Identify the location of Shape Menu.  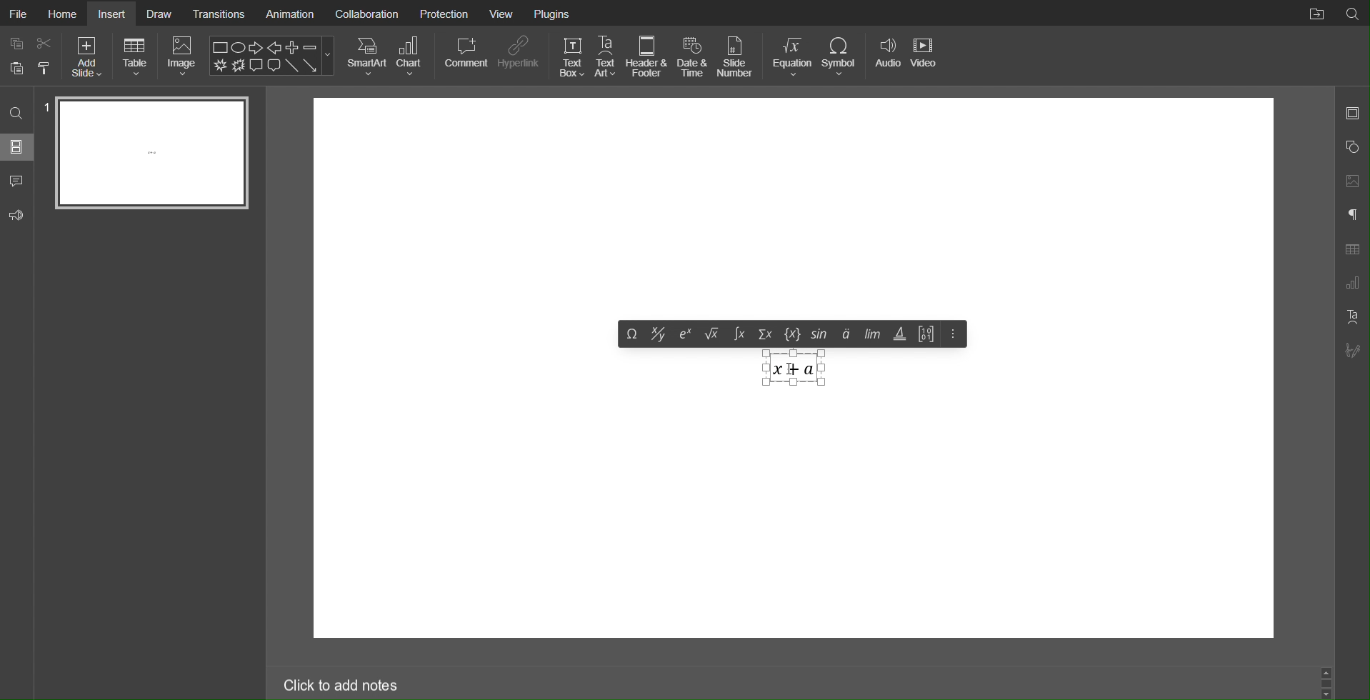
(271, 56).